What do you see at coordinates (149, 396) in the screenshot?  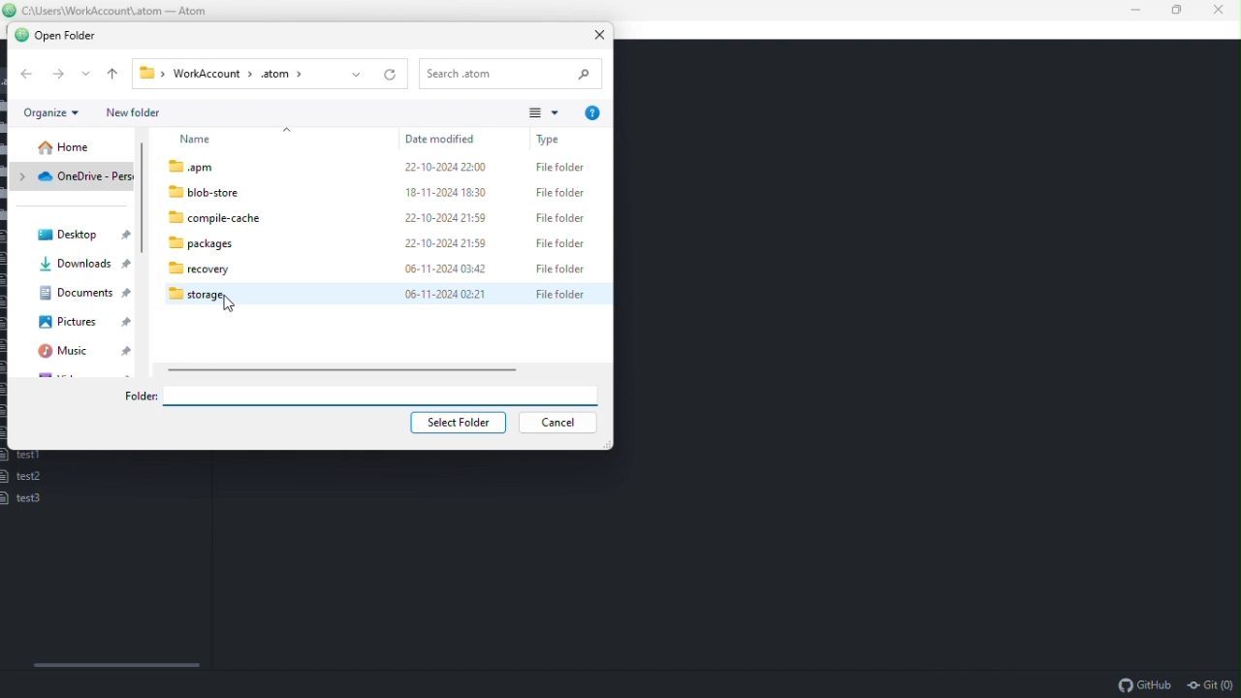 I see `folder` at bounding box center [149, 396].